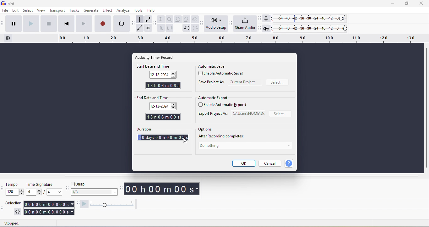  I want to click on zoom out, so click(170, 19).